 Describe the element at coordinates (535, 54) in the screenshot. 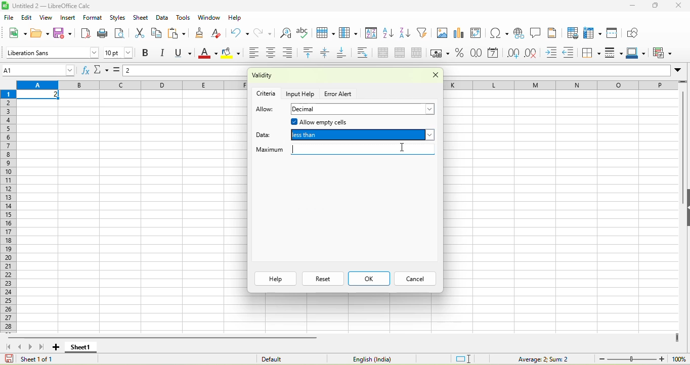

I see `delete decimal` at that location.